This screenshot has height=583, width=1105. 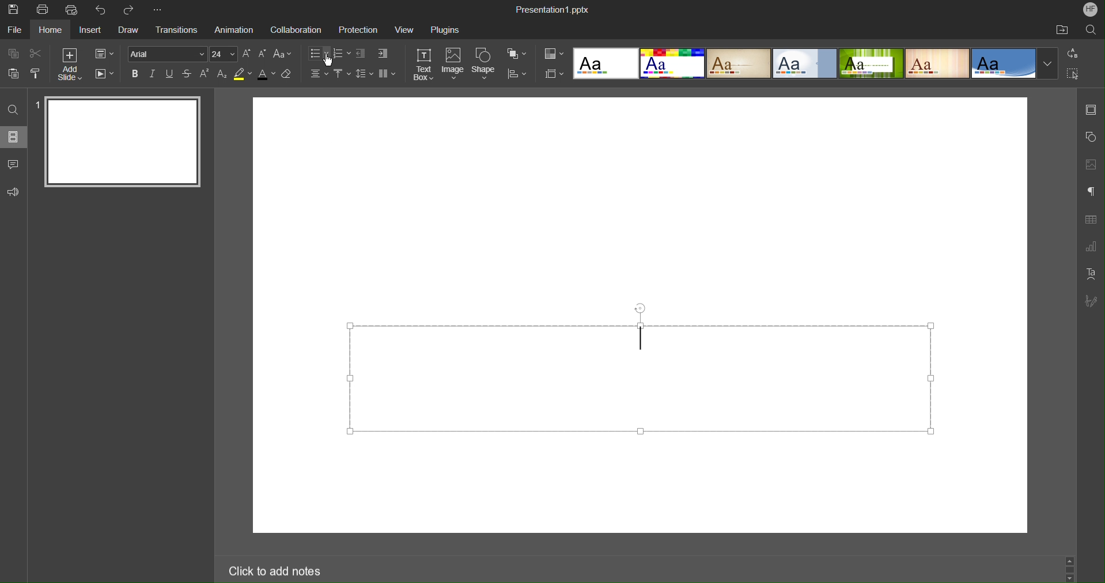 What do you see at coordinates (319, 54) in the screenshot?
I see `Bullets` at bounding box center [319, 54].